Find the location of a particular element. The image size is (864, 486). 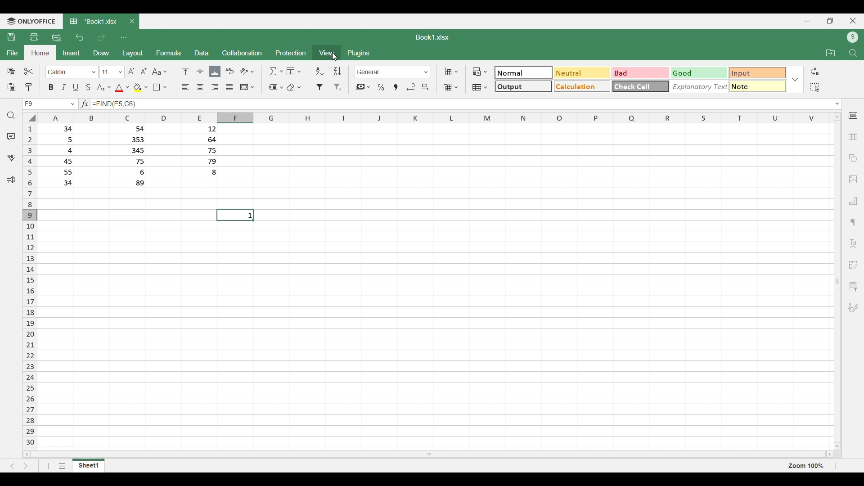

Current tab Book1.xlsx is located at coordinates (93, 21).